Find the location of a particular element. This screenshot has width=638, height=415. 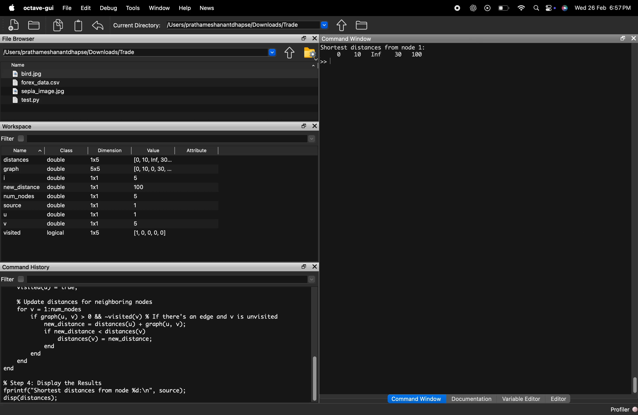

chatgpt is located at coordinates (474, 8).